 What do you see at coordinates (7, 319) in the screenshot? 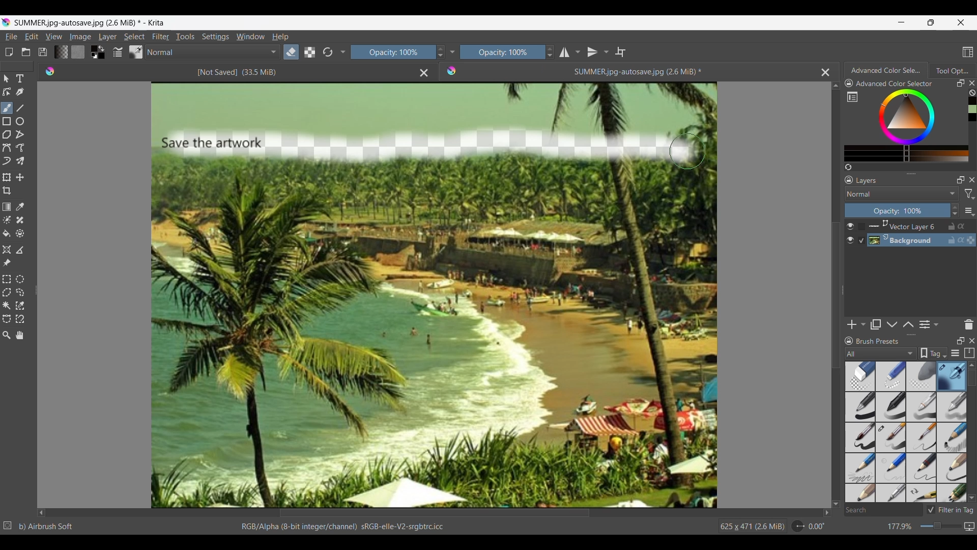
I see `Bezier curve selection tool` at bounding box center [7, 319].